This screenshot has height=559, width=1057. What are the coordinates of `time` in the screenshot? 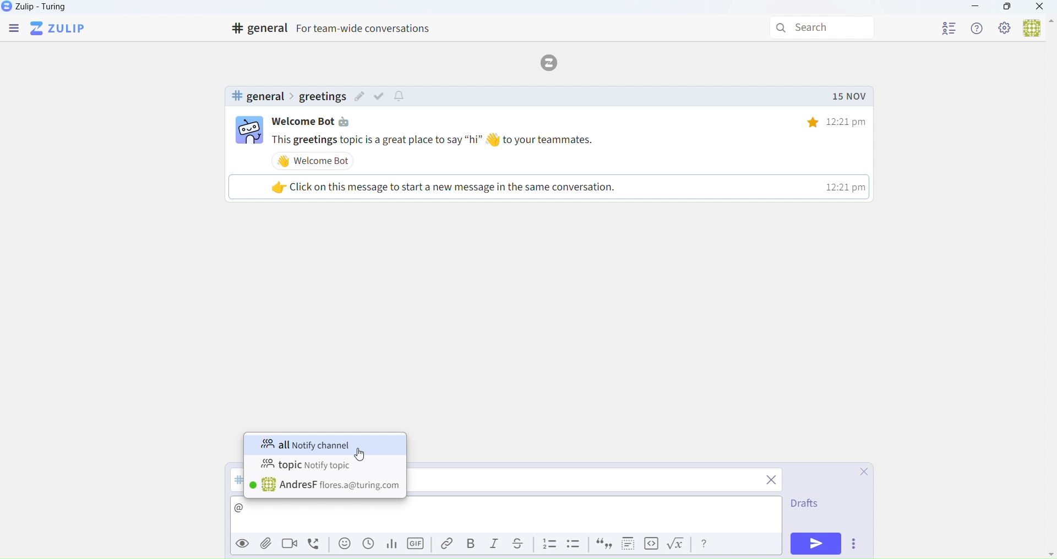 It's located at (829, 122).